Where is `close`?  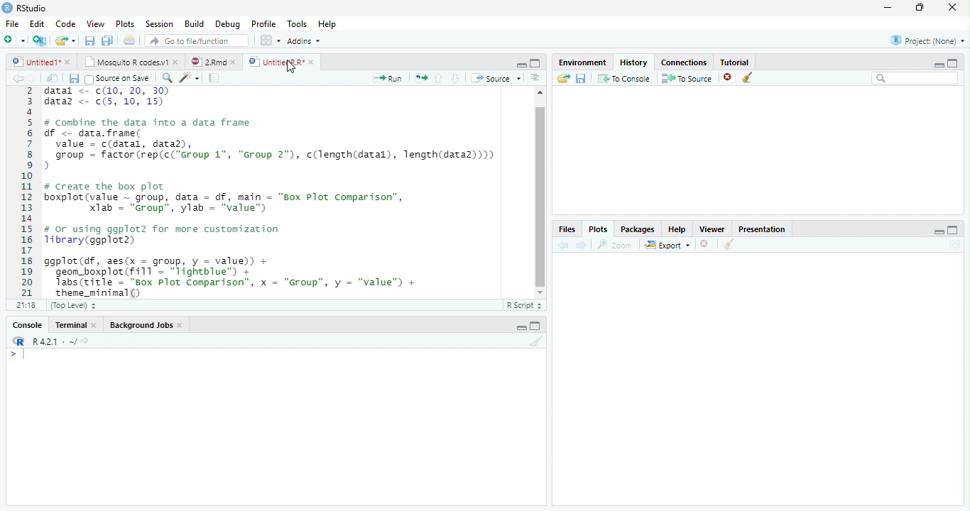 close is located at coordinates (233, 62).